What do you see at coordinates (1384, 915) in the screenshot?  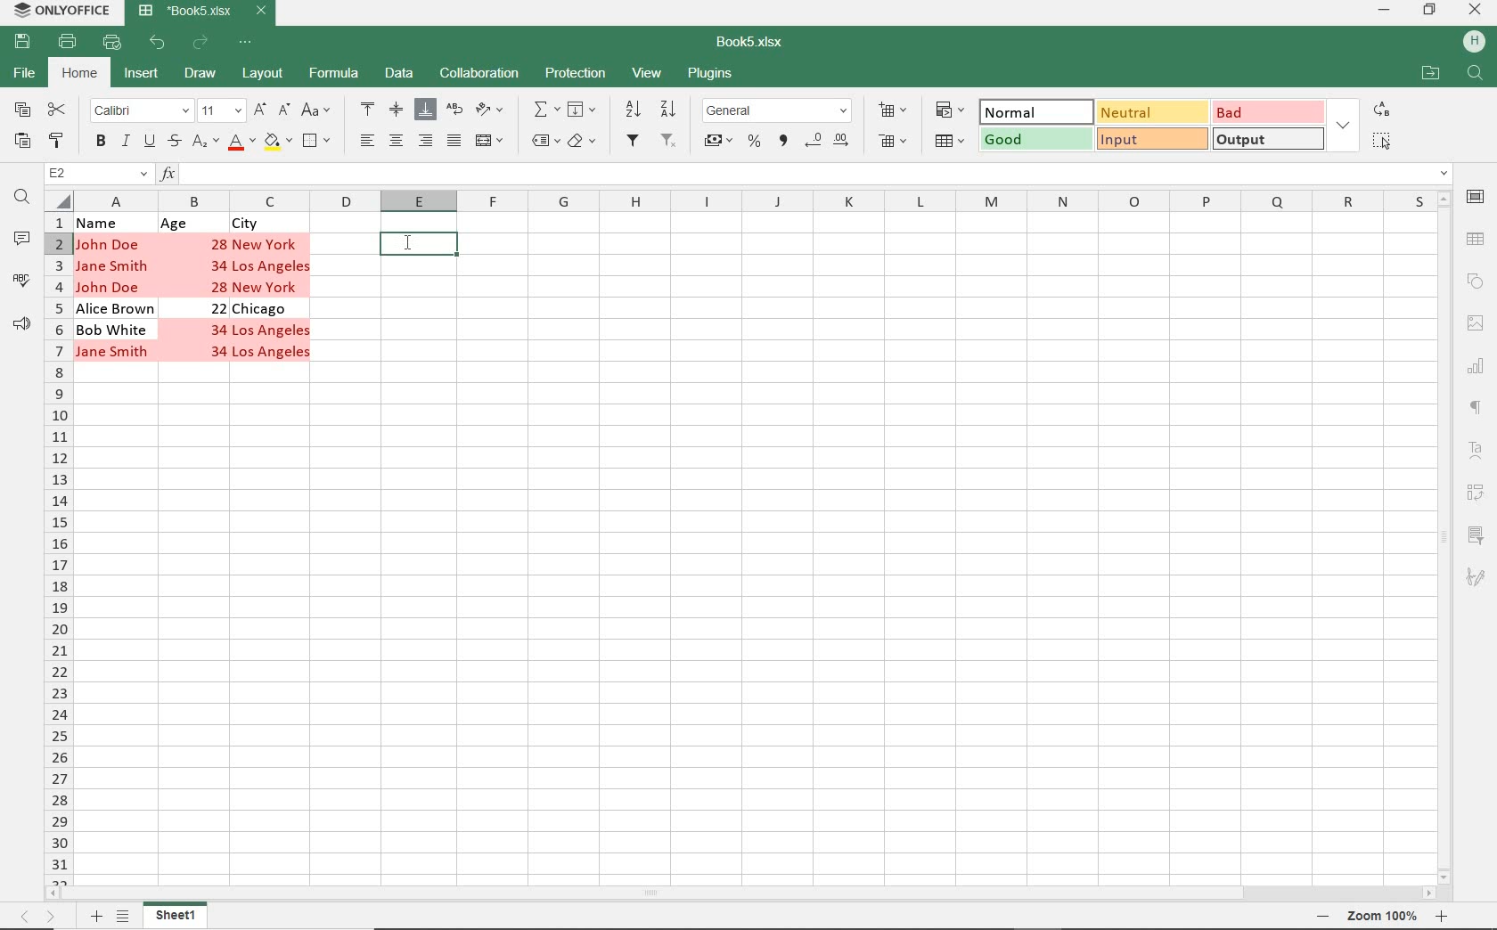 I see `Zoom out or zoom in` at bounding box center [1384, 915].